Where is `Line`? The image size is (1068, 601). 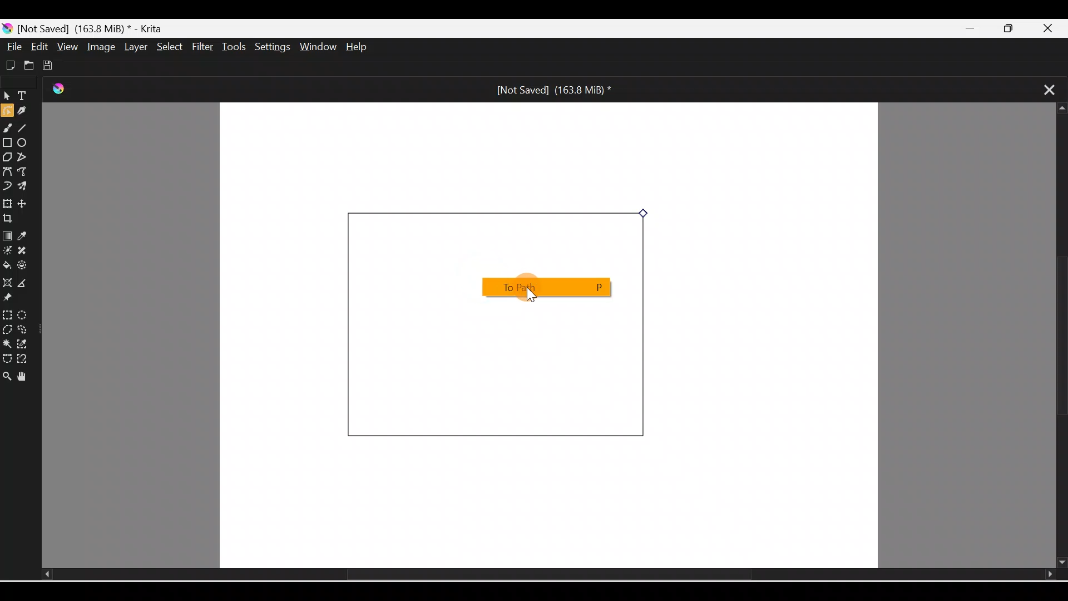 Line is located at coordinates (26, 130).